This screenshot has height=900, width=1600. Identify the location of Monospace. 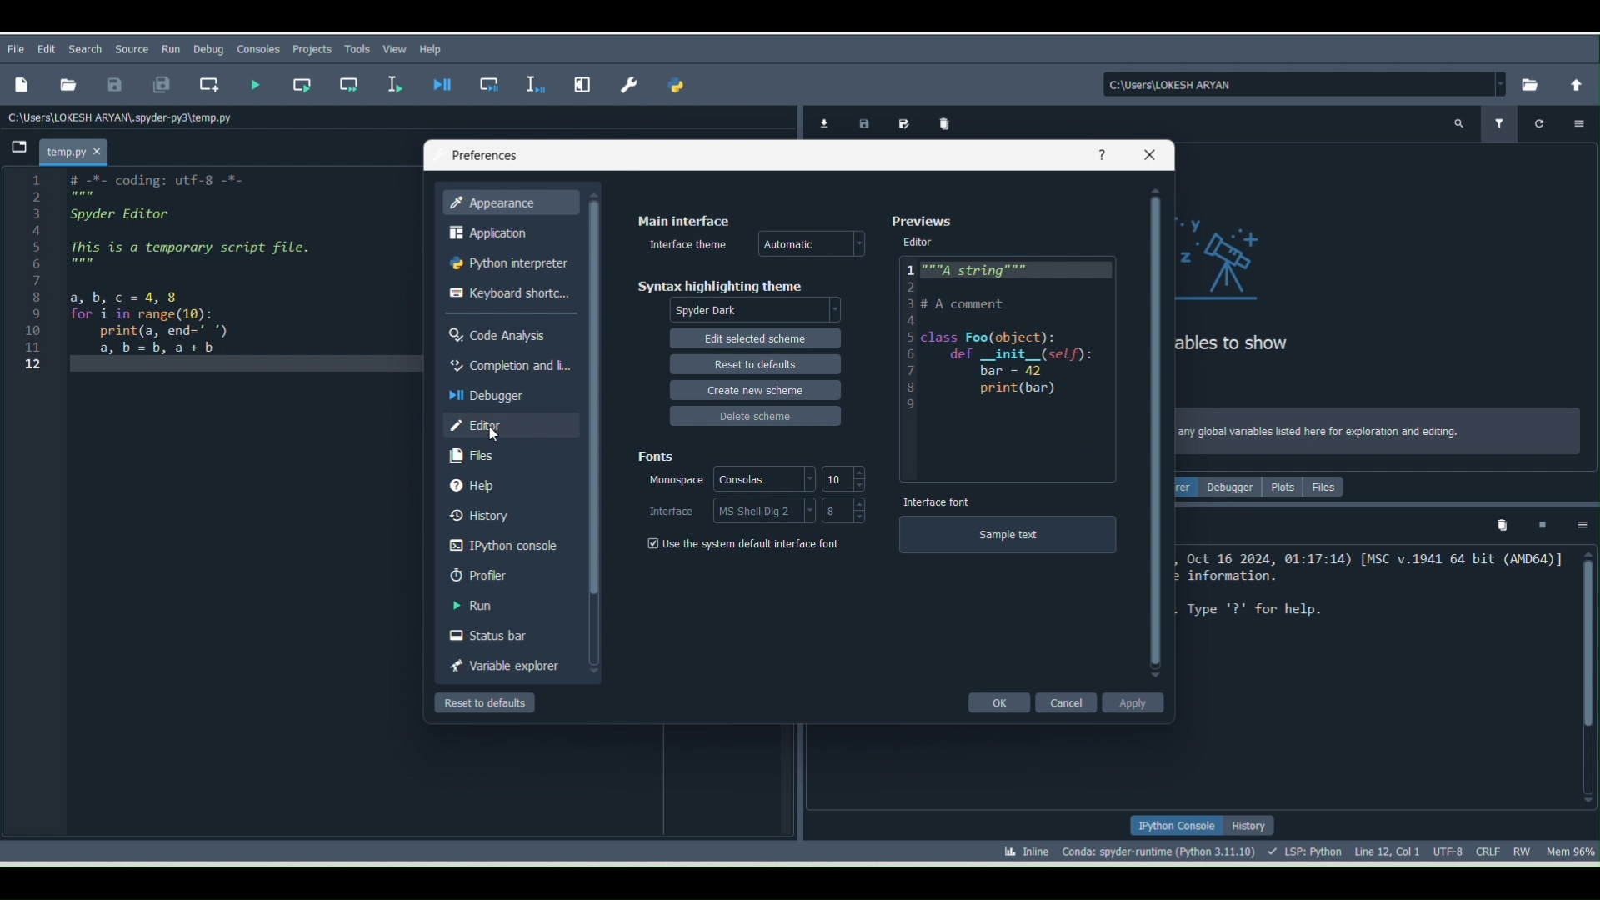
(674, 479).